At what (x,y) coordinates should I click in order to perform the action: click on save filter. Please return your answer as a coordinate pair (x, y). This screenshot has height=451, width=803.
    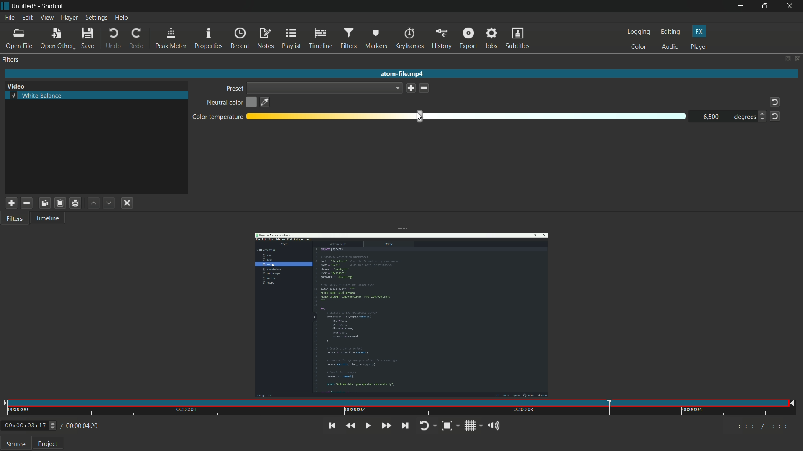
    Looking at the image, I should click on (59, 203).